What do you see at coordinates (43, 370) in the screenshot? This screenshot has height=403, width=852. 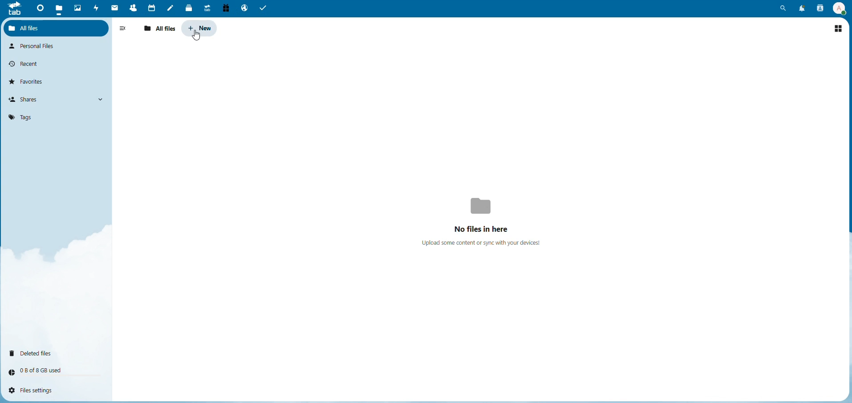 I see `Storage of gb used` at bounding box center [43, 370].